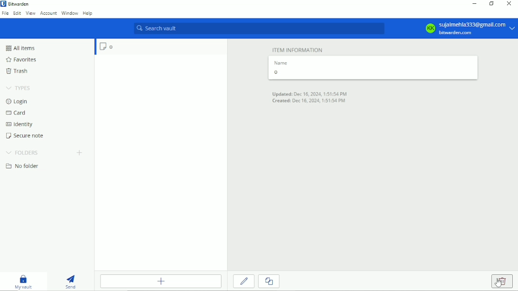 Image resolution: width=518 pixels, height=291 pixels. I want to click on Window, so click(70, 13).